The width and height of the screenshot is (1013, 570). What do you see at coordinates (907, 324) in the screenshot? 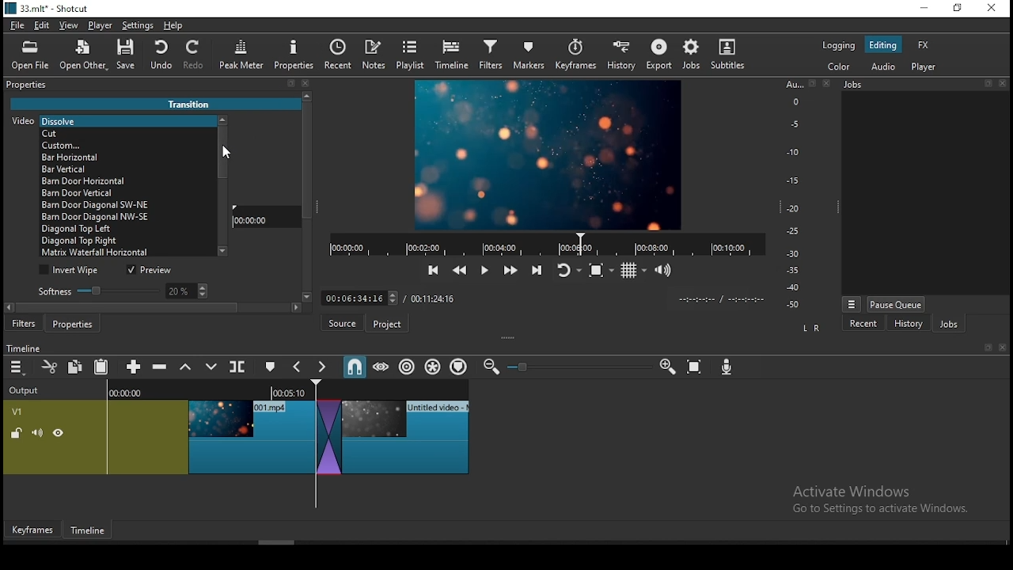
I see `history` at bounding box center [907, 324].